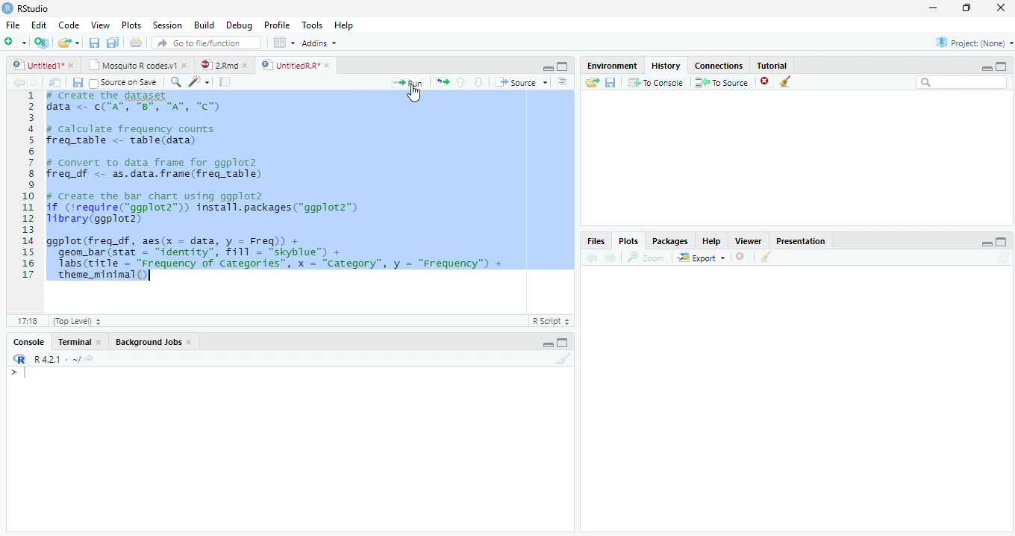  What do you see at coordinates (25, 7) in the screenshot?
I see `Rstudio` at bounding box center [25, 7].